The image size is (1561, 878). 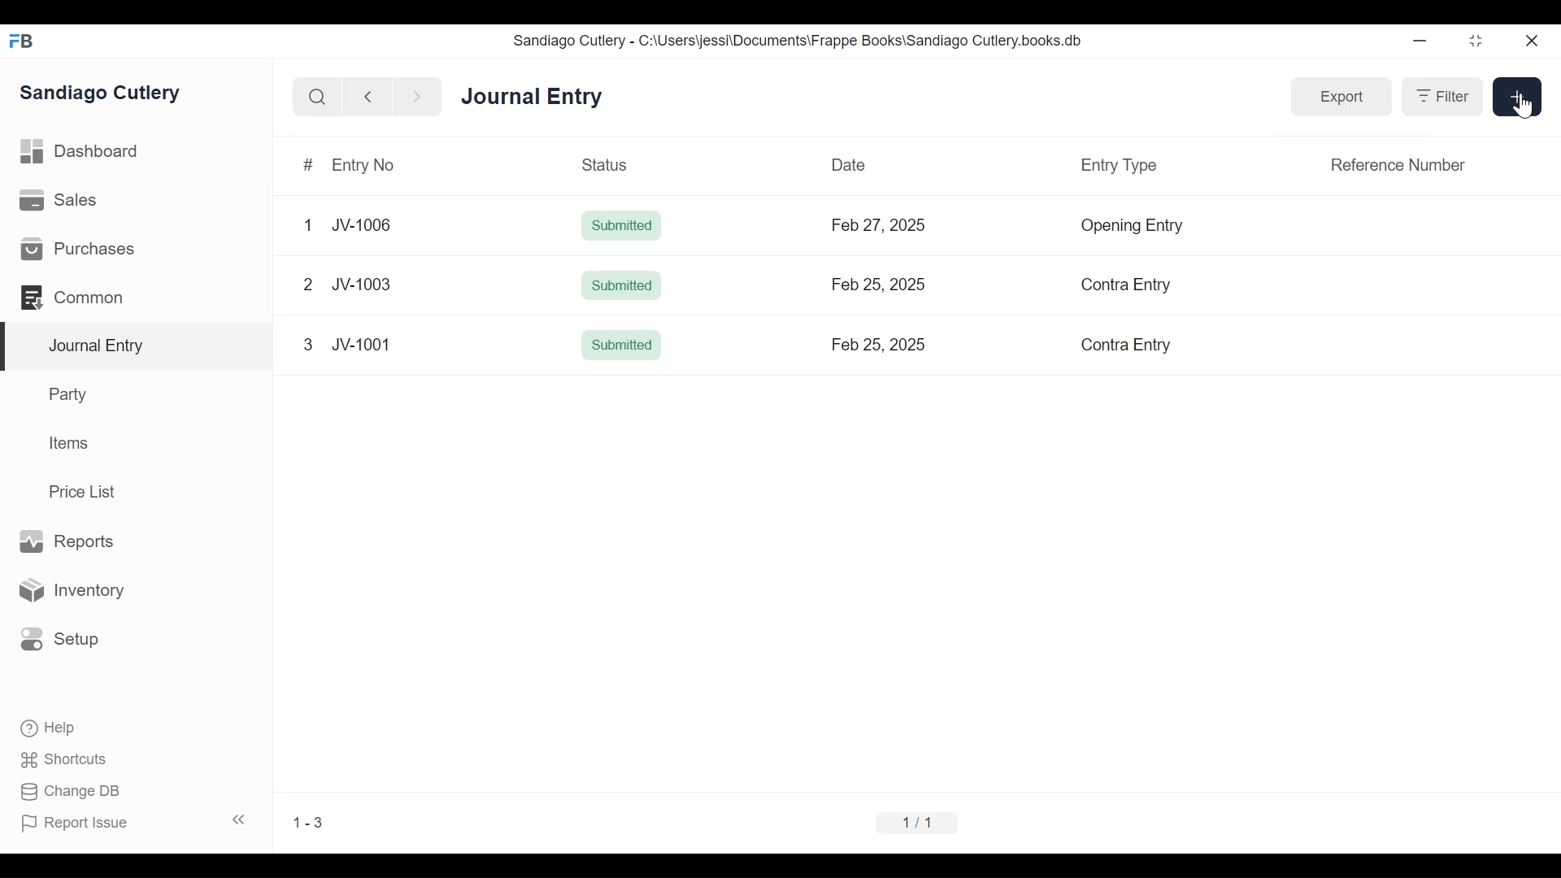 I want to click on 3, so click(x=307, y=345).